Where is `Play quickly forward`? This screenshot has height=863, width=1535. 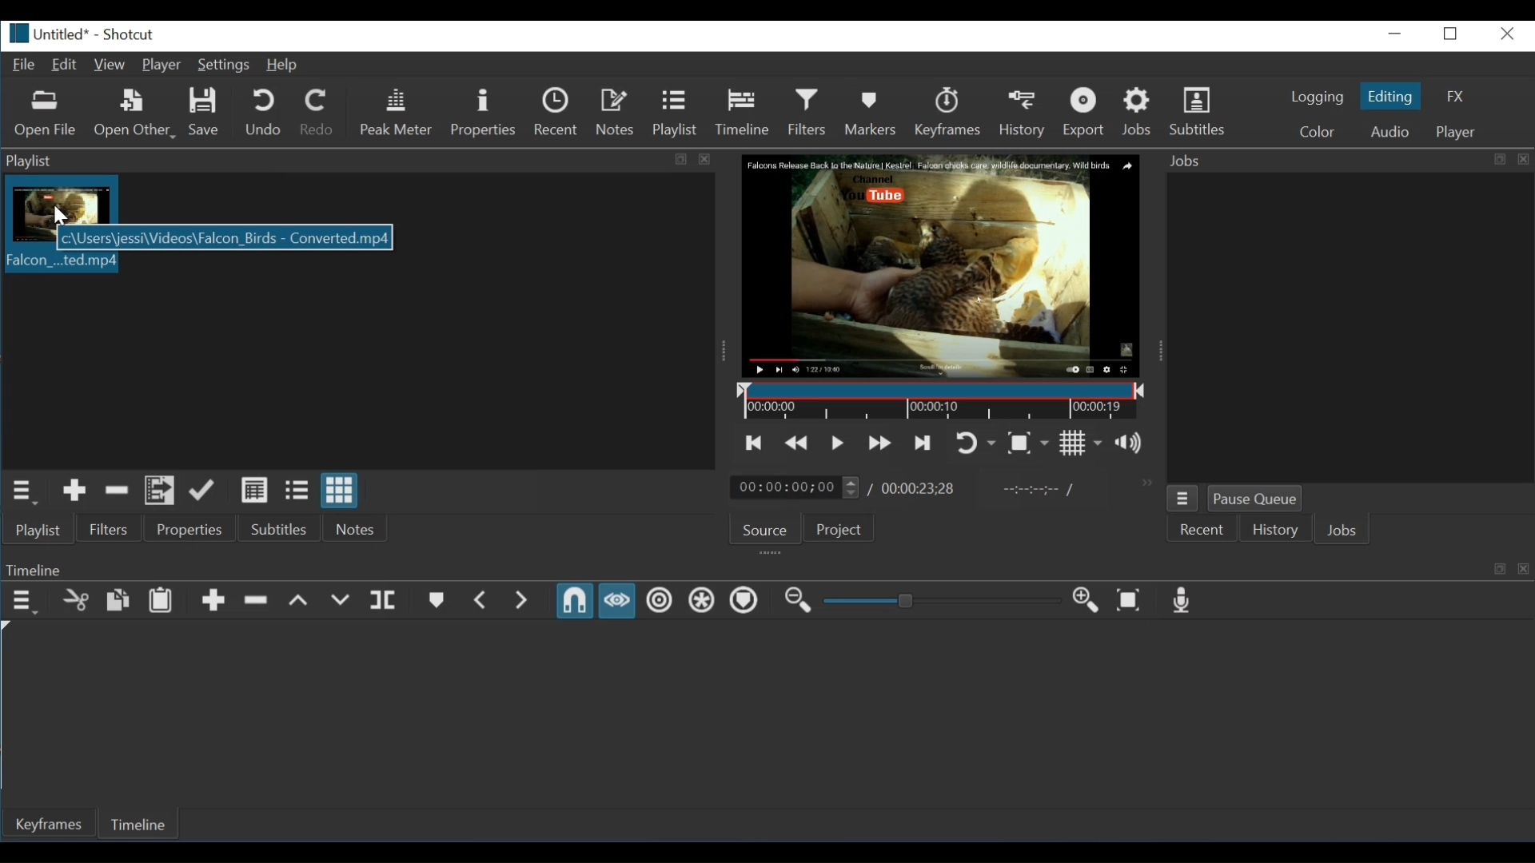 Play quickly forward is located at coordinates (880, 442).